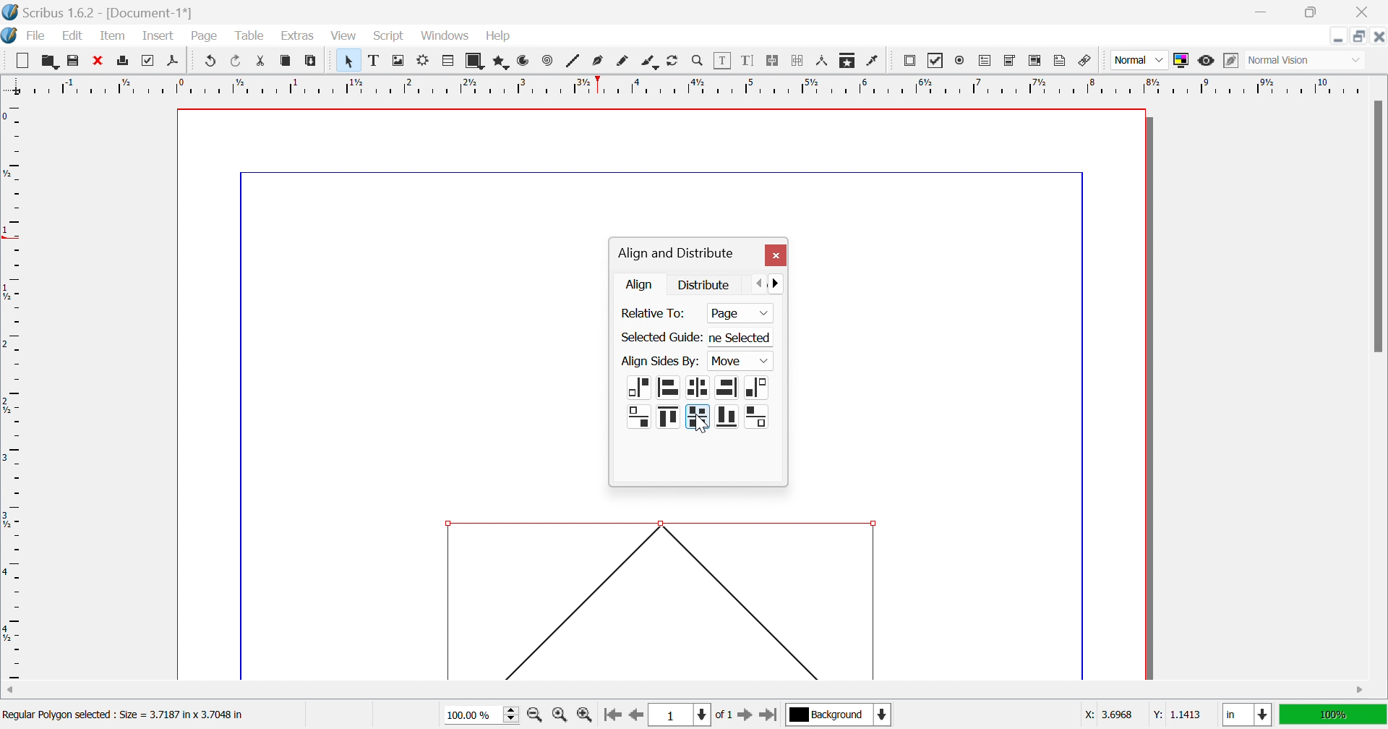 This screenshot has height=729, width=1388. What do you see at coordinates (313, 61) in the screenshot?
I see `Paste` at bounding box center [313, 61].